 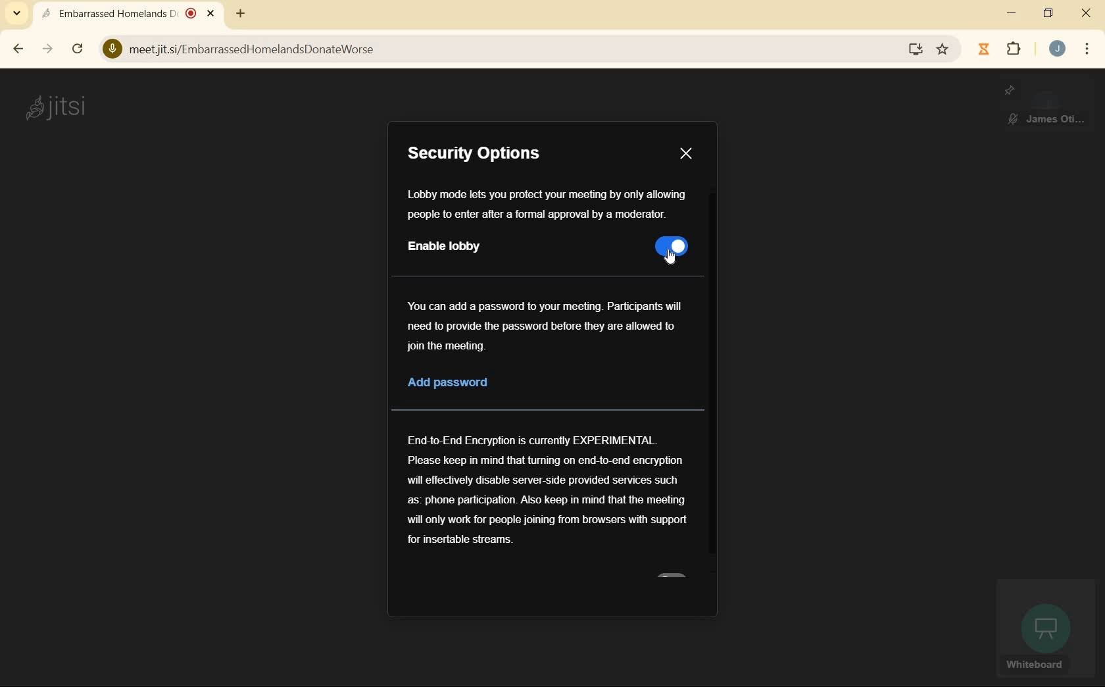 What do you see at coordinates (1044, 630) in the screenshot?
I see `whiteboard` at bounding box center [1044, 630].